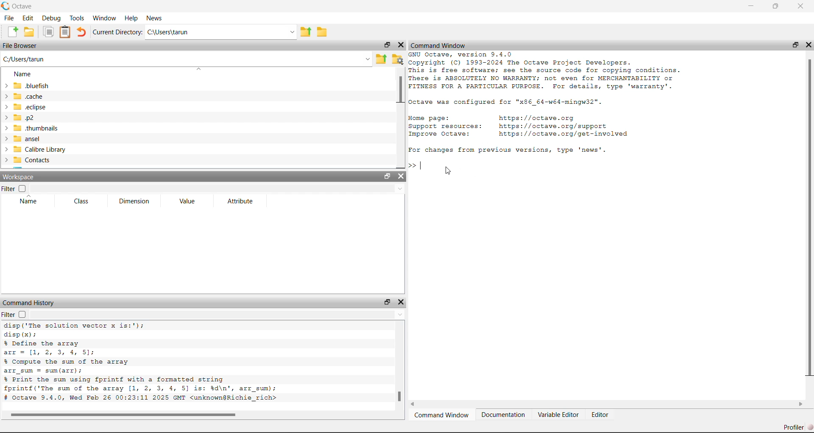 The height and width of the screenshot is (433, 814). Describe the element at coordinates (504, 415) in the screenshot. I see `Documentation` at that location.